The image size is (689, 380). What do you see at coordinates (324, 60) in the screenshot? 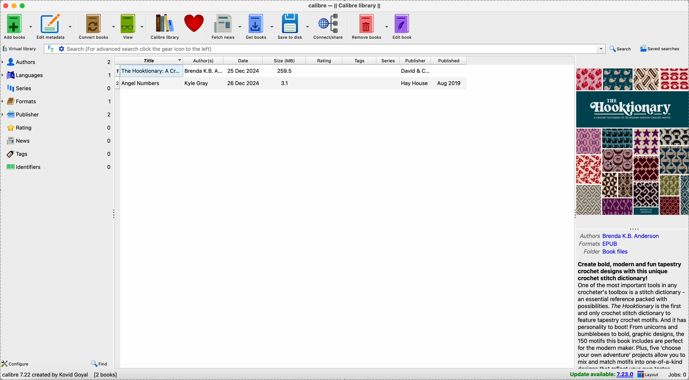
I see `rating` at bounding box center [324, 60].